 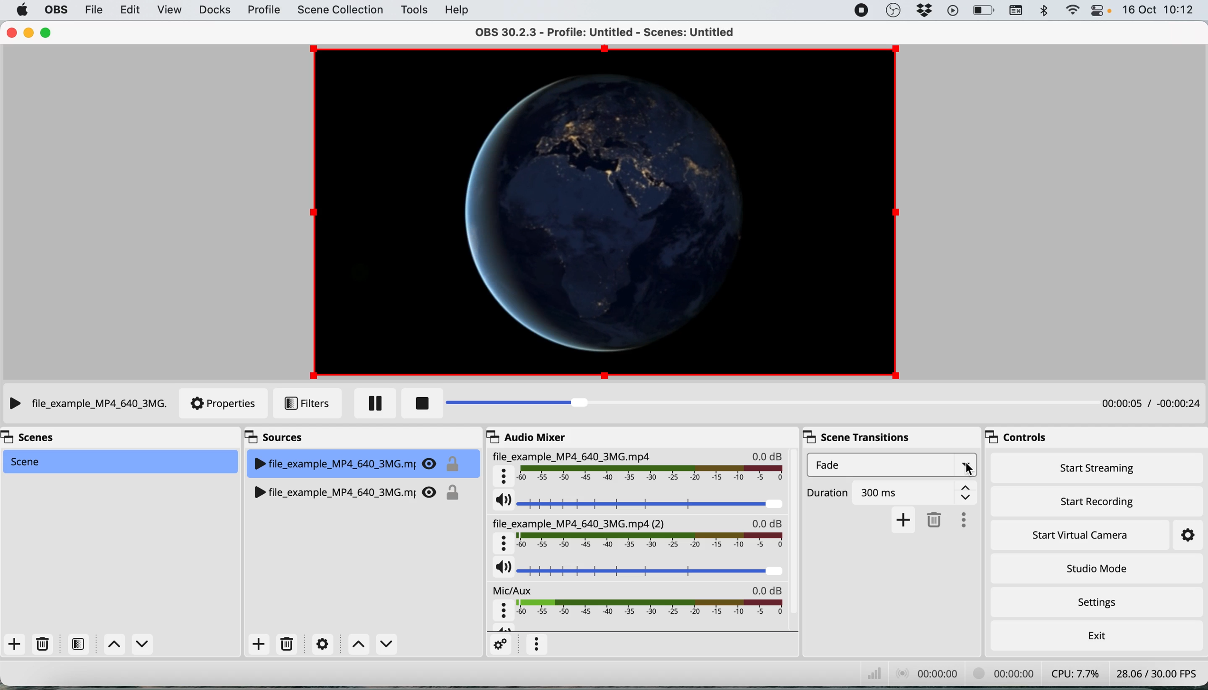 What do you see at coordinates (860, 10) in the screenshot?
I see `screen recorder` at bounding box center [860, 10].